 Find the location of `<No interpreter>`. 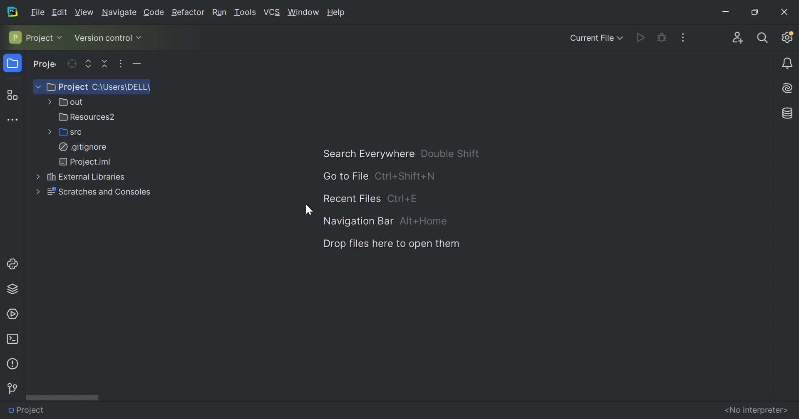

<No interpreter> is located at coordinates (756, 409).